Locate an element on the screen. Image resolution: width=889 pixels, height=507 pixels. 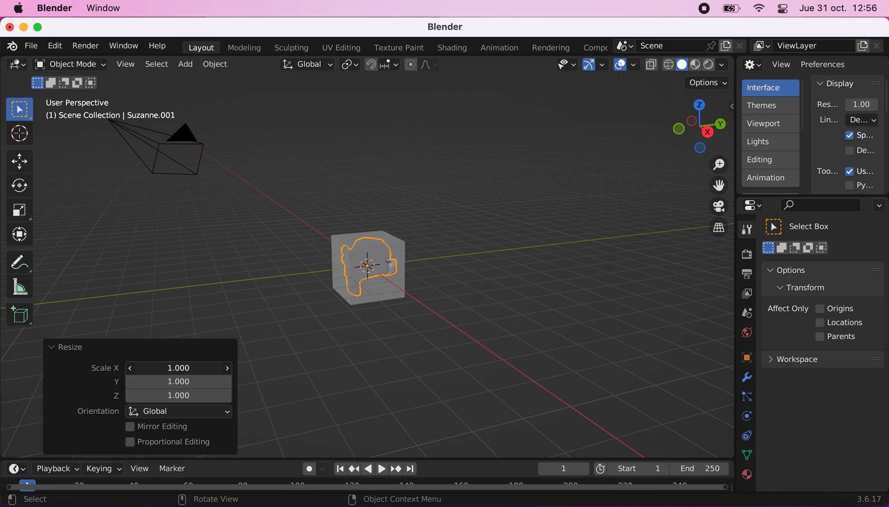
tools is located at coordinates (743, 231).